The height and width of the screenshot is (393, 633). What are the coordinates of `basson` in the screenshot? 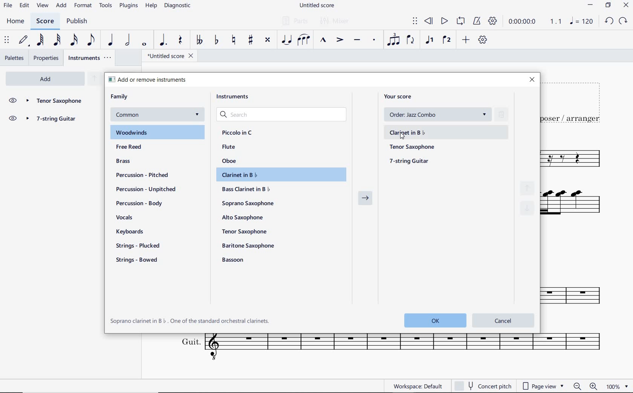 It's located at (234, 260).